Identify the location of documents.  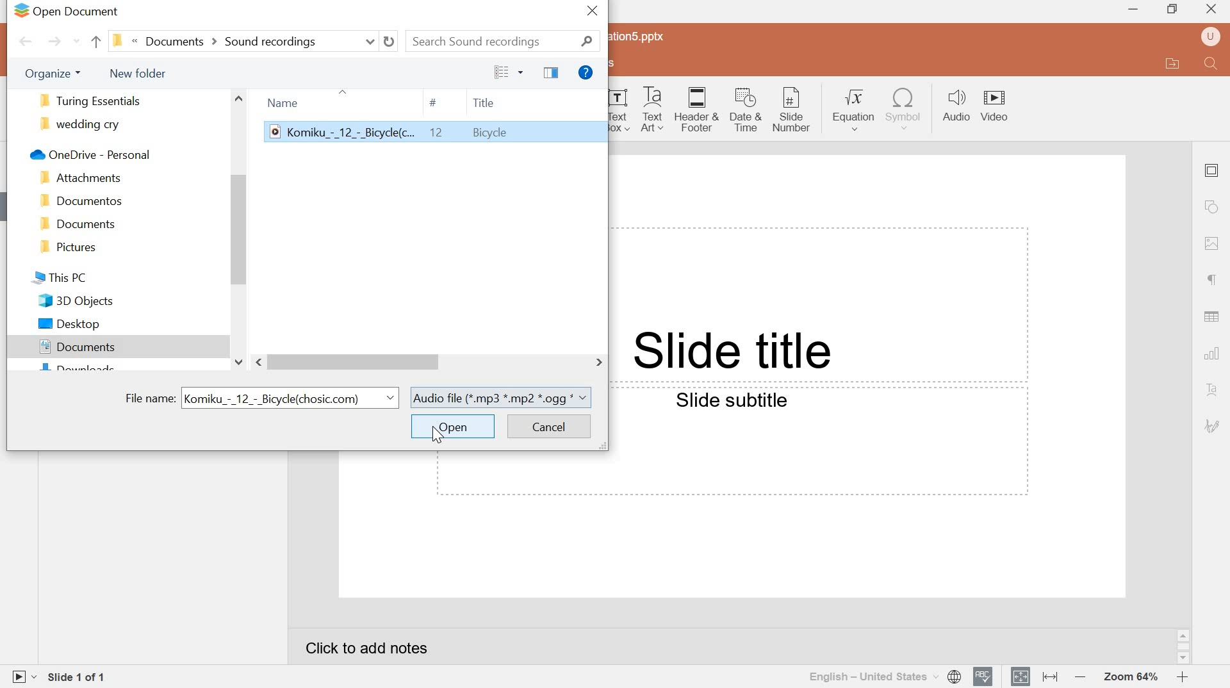
(74, 347).